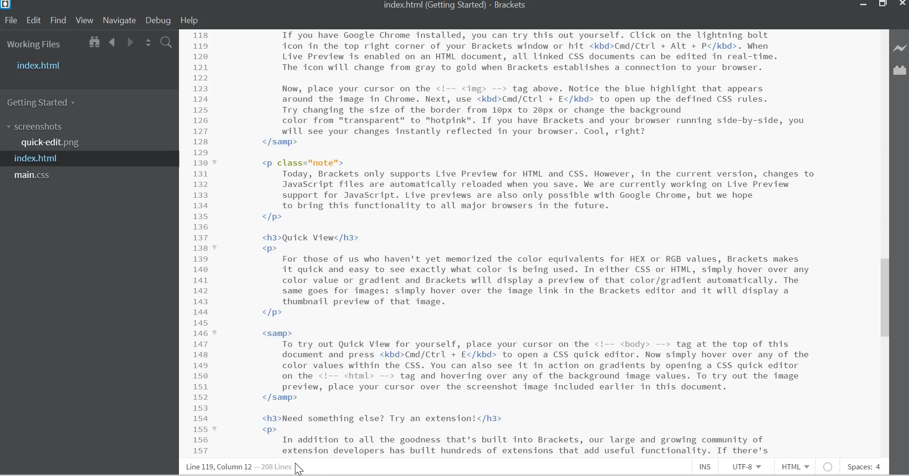  Describe the element at coordinates (706, 466) in the screenshot. I see `Insert` at that location.